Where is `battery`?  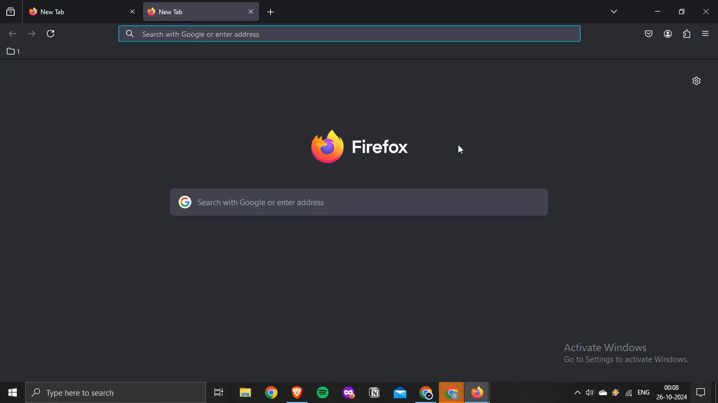 battery is located at coordinates (614, 396).